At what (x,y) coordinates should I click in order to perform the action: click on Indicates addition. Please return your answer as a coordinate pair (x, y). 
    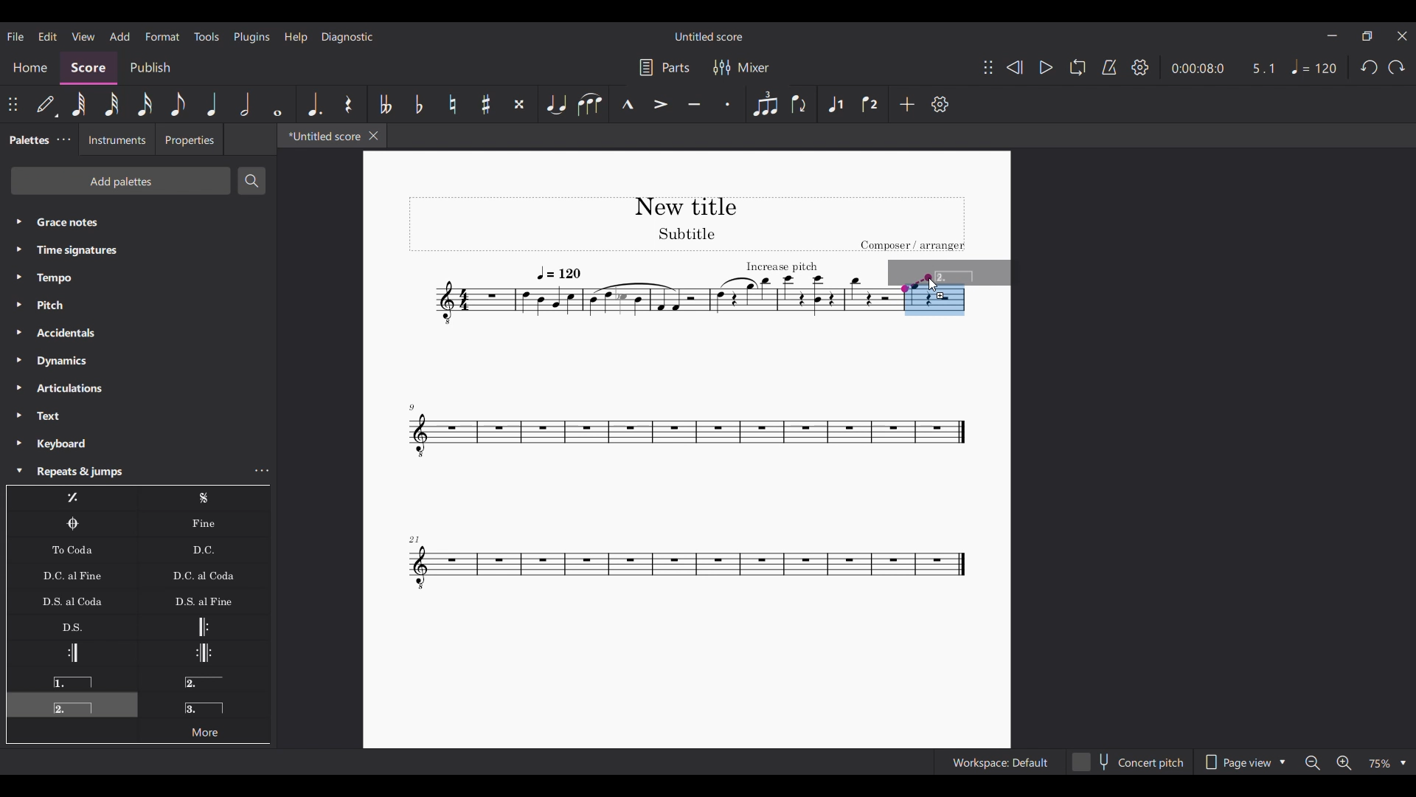
    Looking at the image, I should click on (940, 295).